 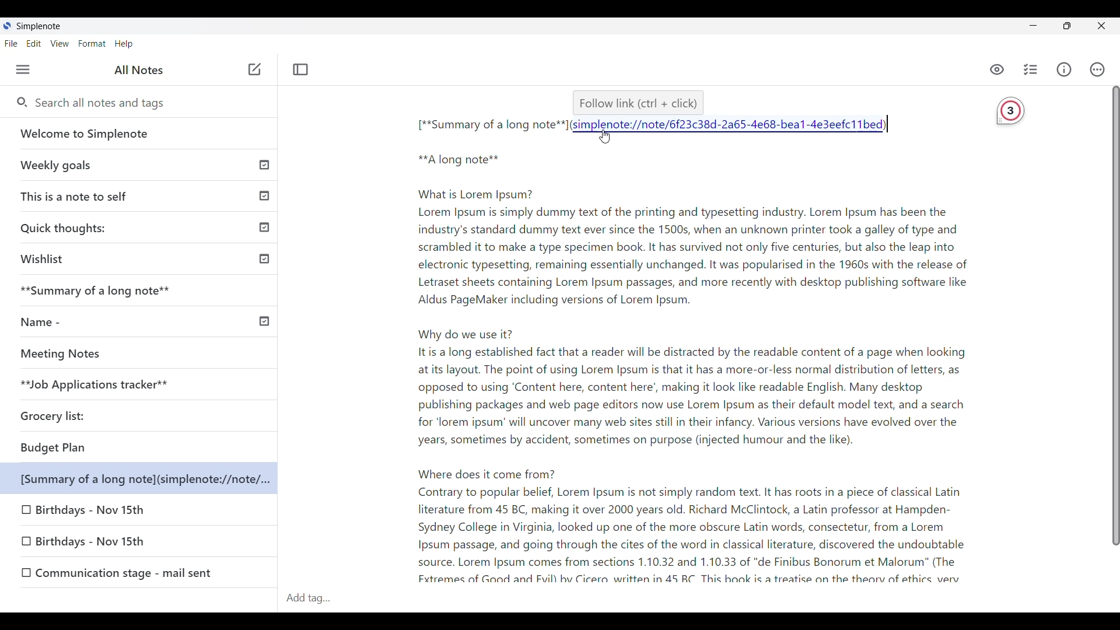 I want to click on Cursor, so click(x=609, y=138).